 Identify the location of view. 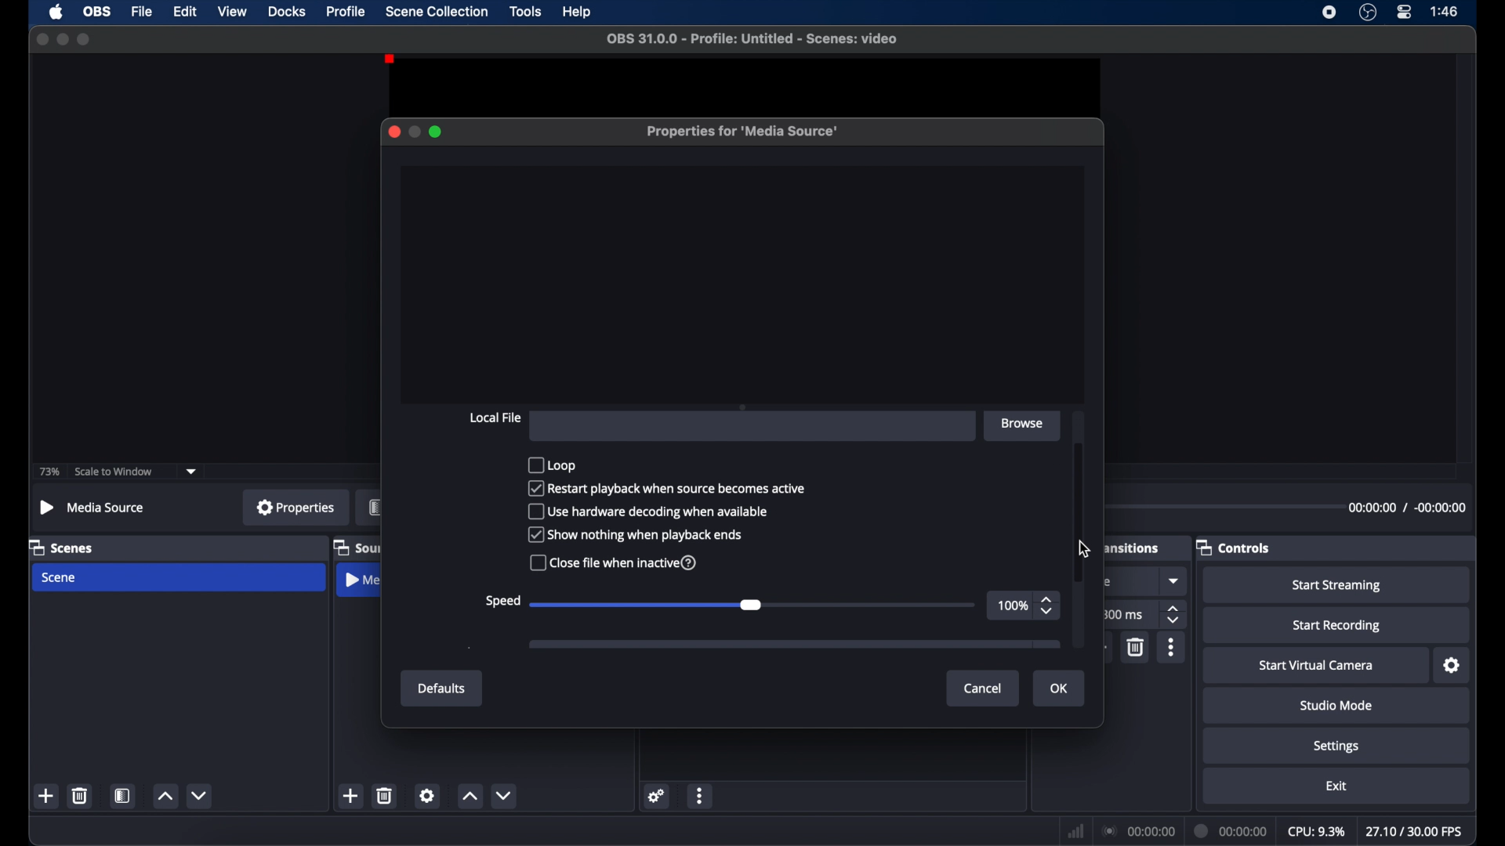
(232, 10).